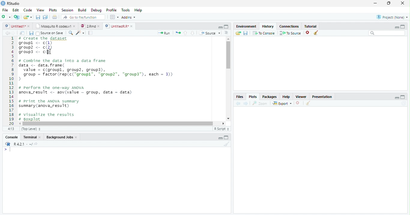 The width and height of the screenshot is (410, 215). I want to click on Code, so click(27, 10).